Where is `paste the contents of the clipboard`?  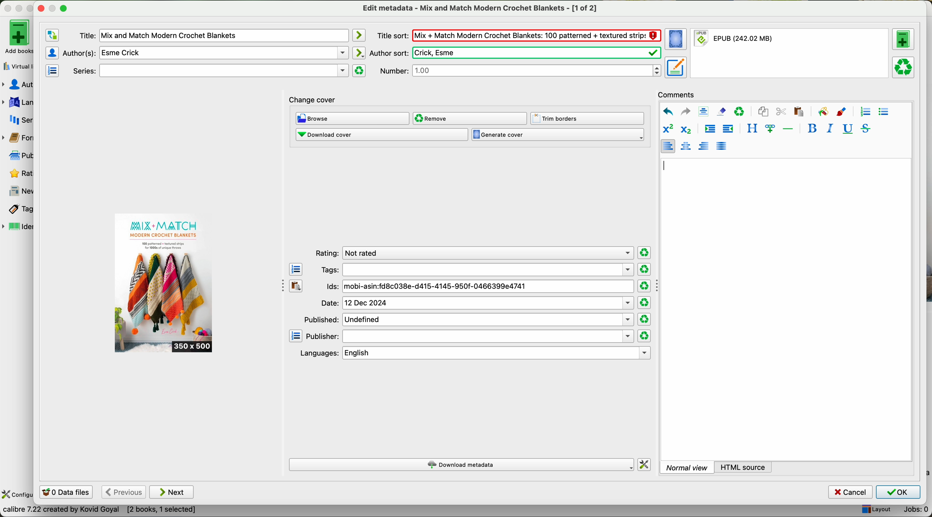
paste the contents of the clipboard is located at coordinates (296, 286).